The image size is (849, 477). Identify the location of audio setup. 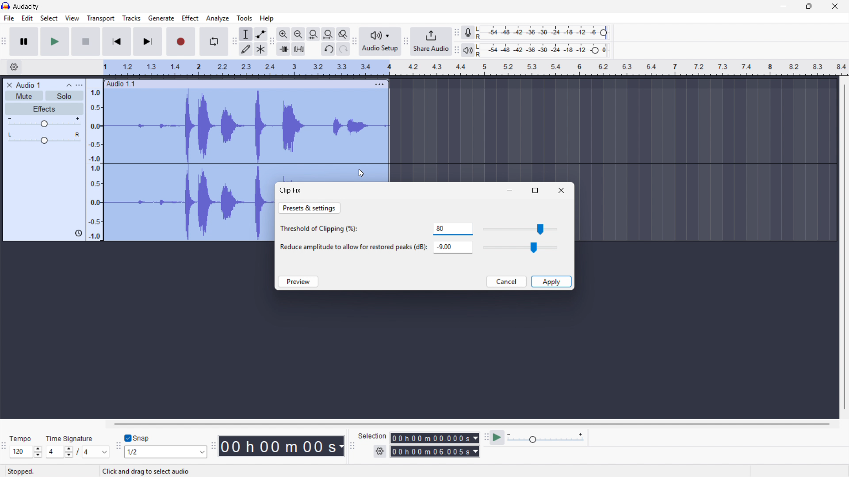
(380, 41).